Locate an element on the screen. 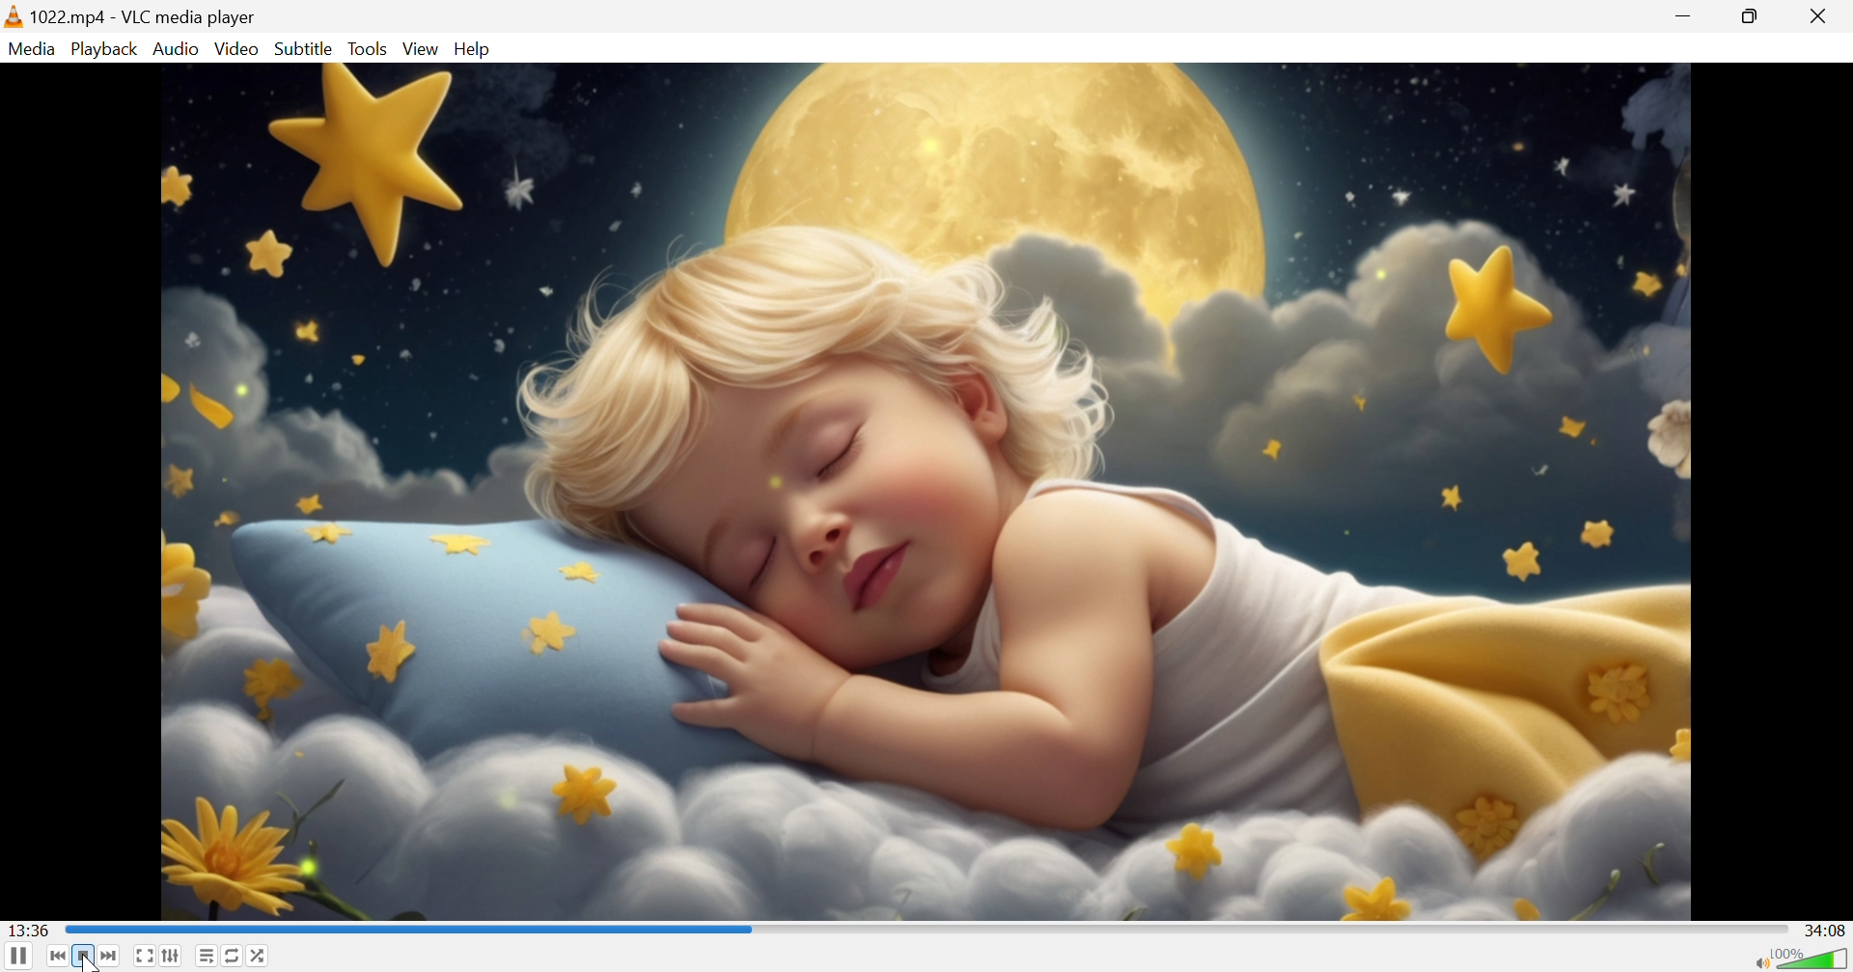  Tools is located at coordinates (371, 50).